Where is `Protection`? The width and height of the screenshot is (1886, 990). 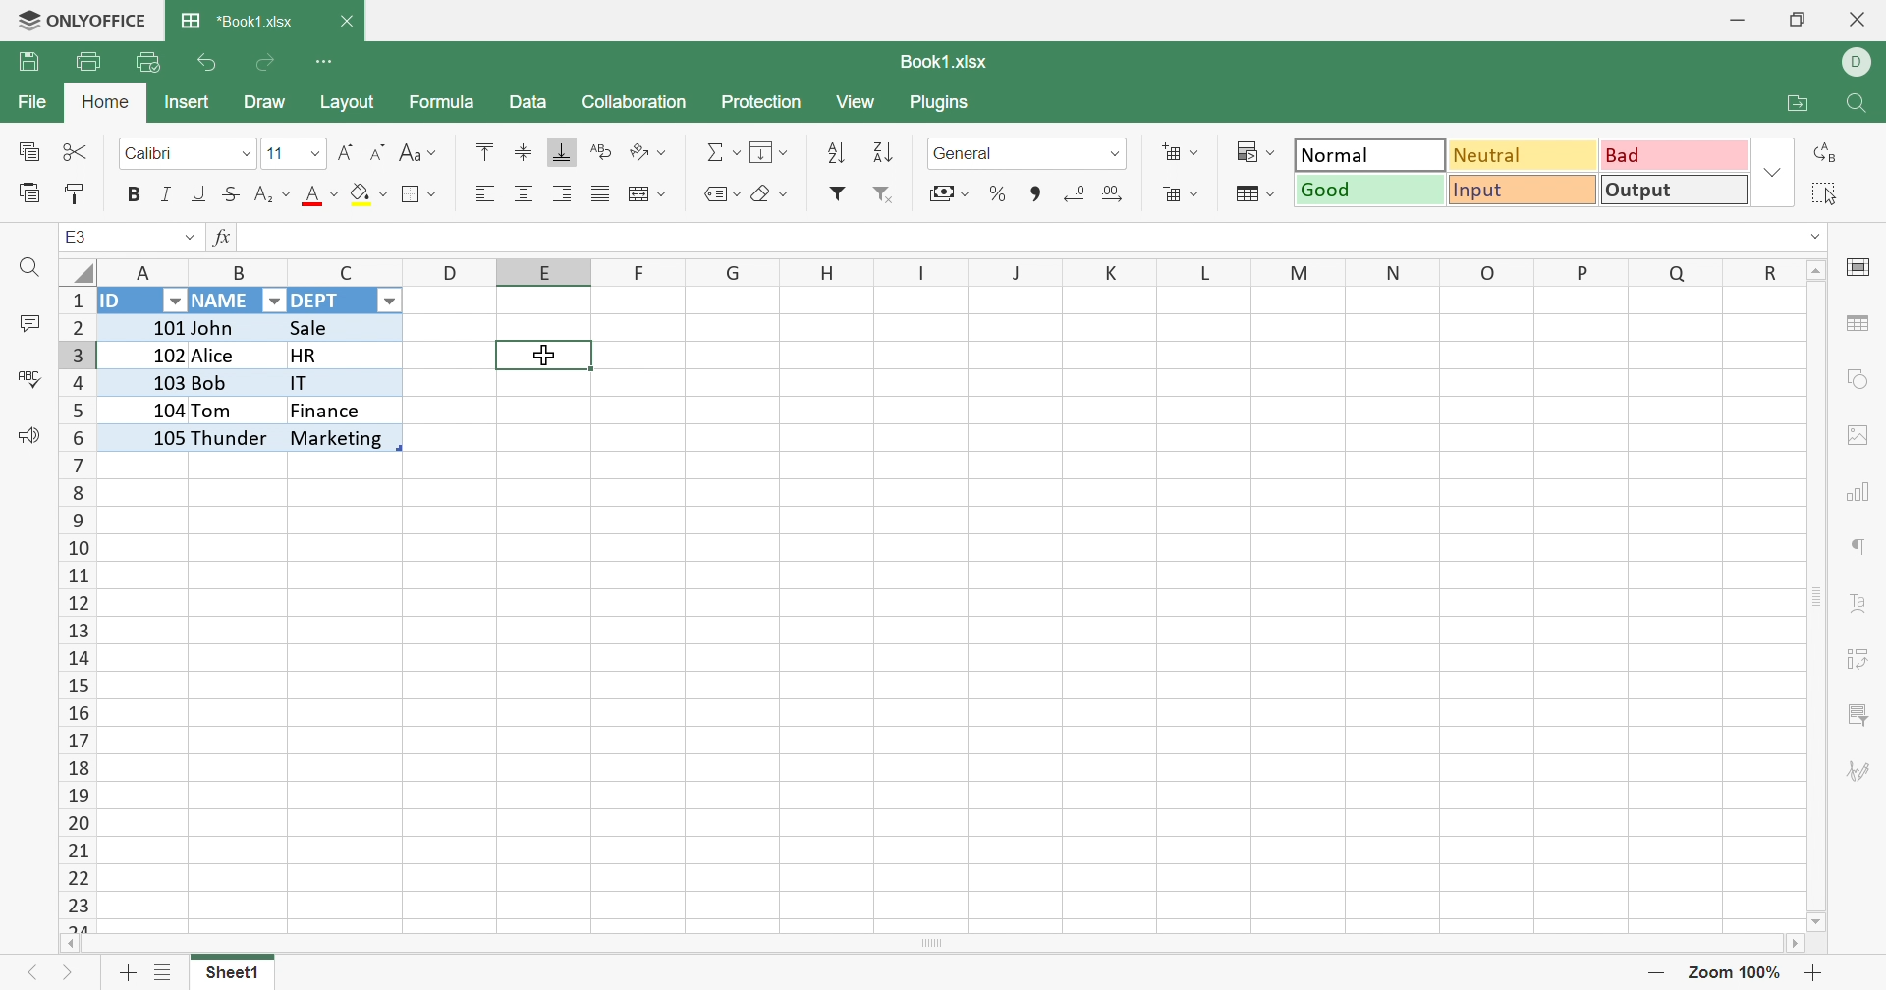 Protection is located at coordinates (764, 98).